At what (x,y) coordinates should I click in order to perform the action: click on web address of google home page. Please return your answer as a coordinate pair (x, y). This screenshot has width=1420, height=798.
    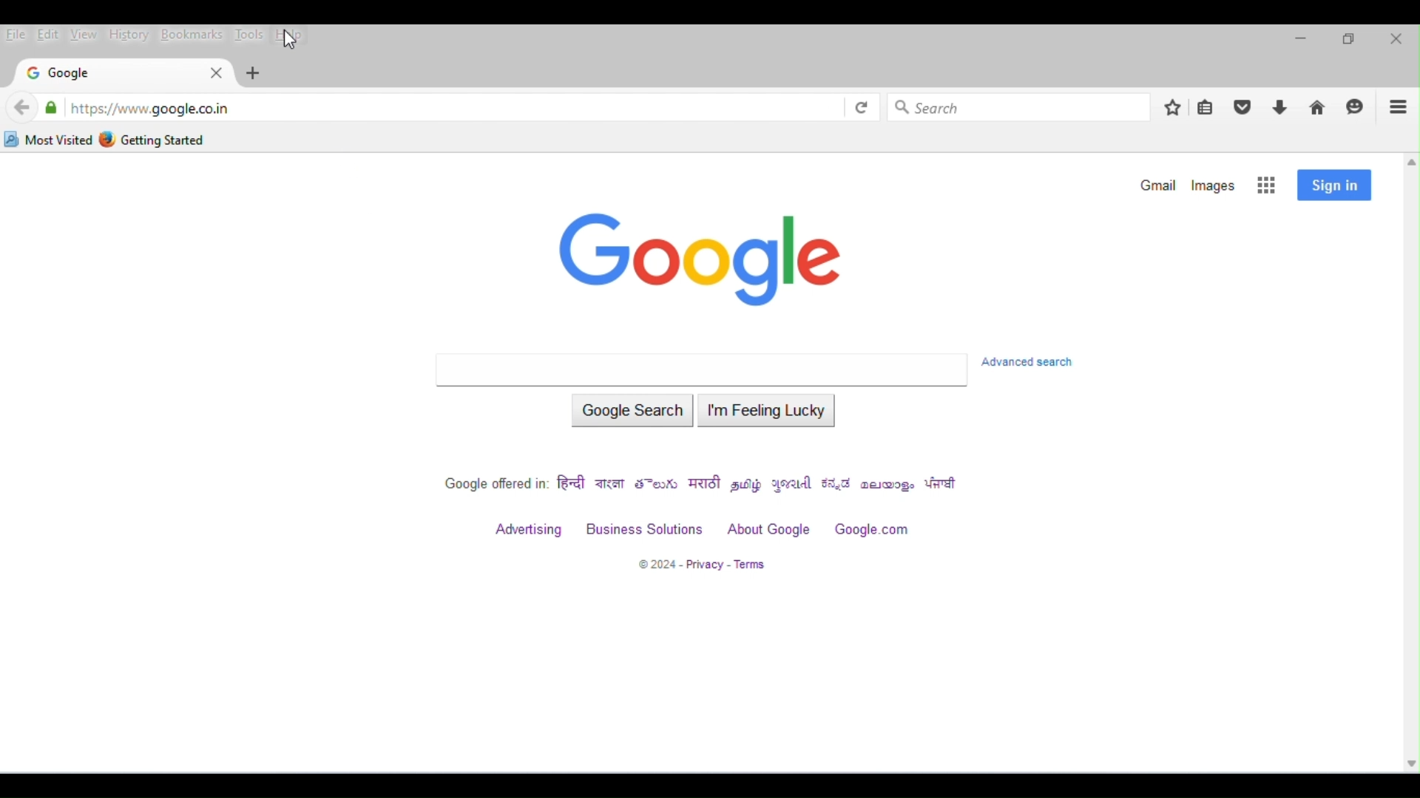
    Looking at the image, I should click on (149, 108).